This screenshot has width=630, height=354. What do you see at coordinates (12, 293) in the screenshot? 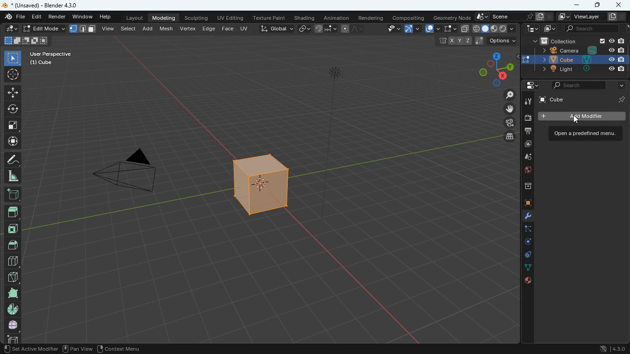
I see `full` at bounding box center [12, 293].